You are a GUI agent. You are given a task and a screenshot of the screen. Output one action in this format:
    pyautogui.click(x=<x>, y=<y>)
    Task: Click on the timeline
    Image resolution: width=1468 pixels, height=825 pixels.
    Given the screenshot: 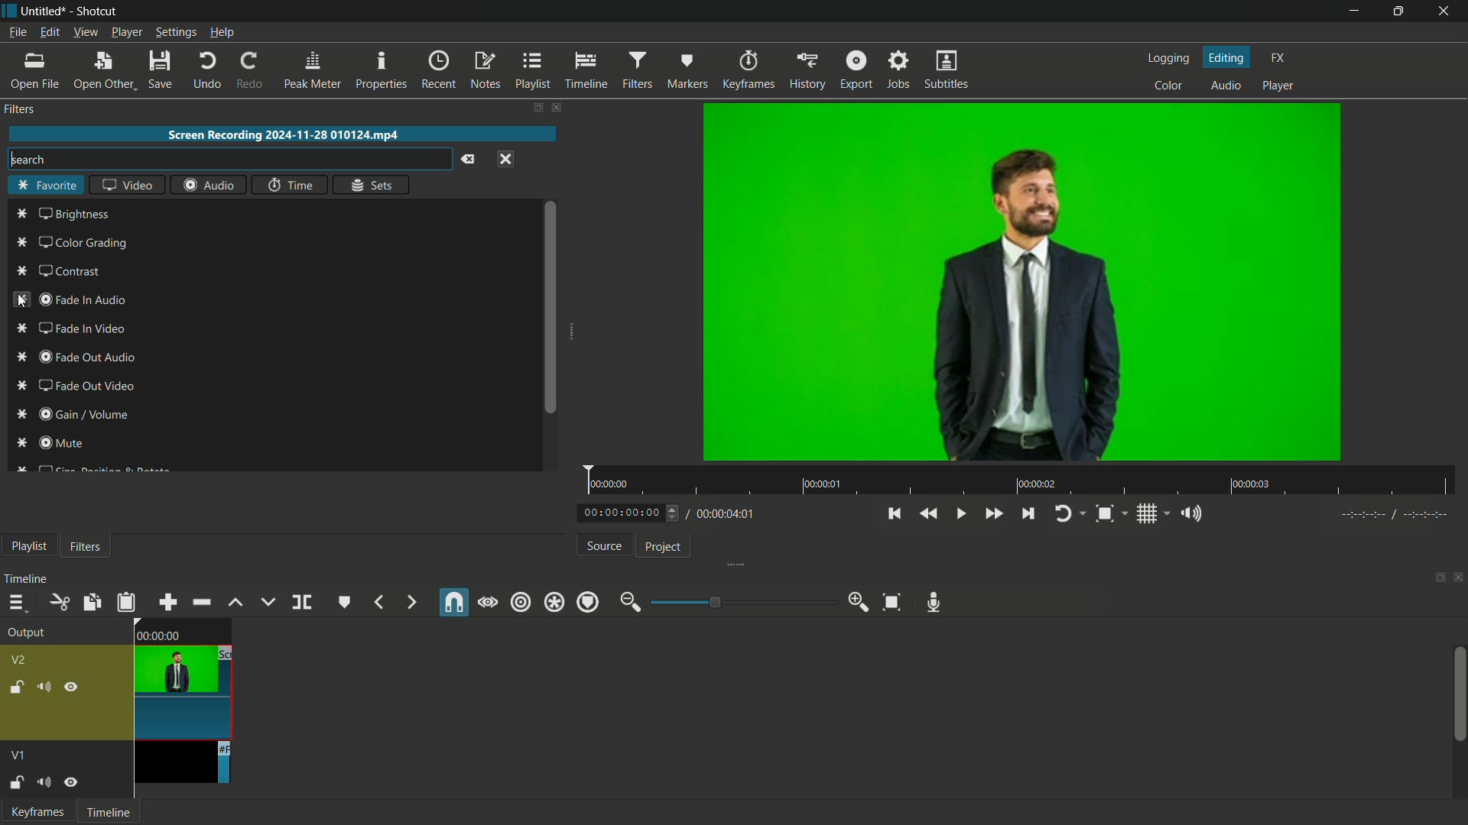 What is the action you would take?
    pyautogui.click(x=25, y=579)
    